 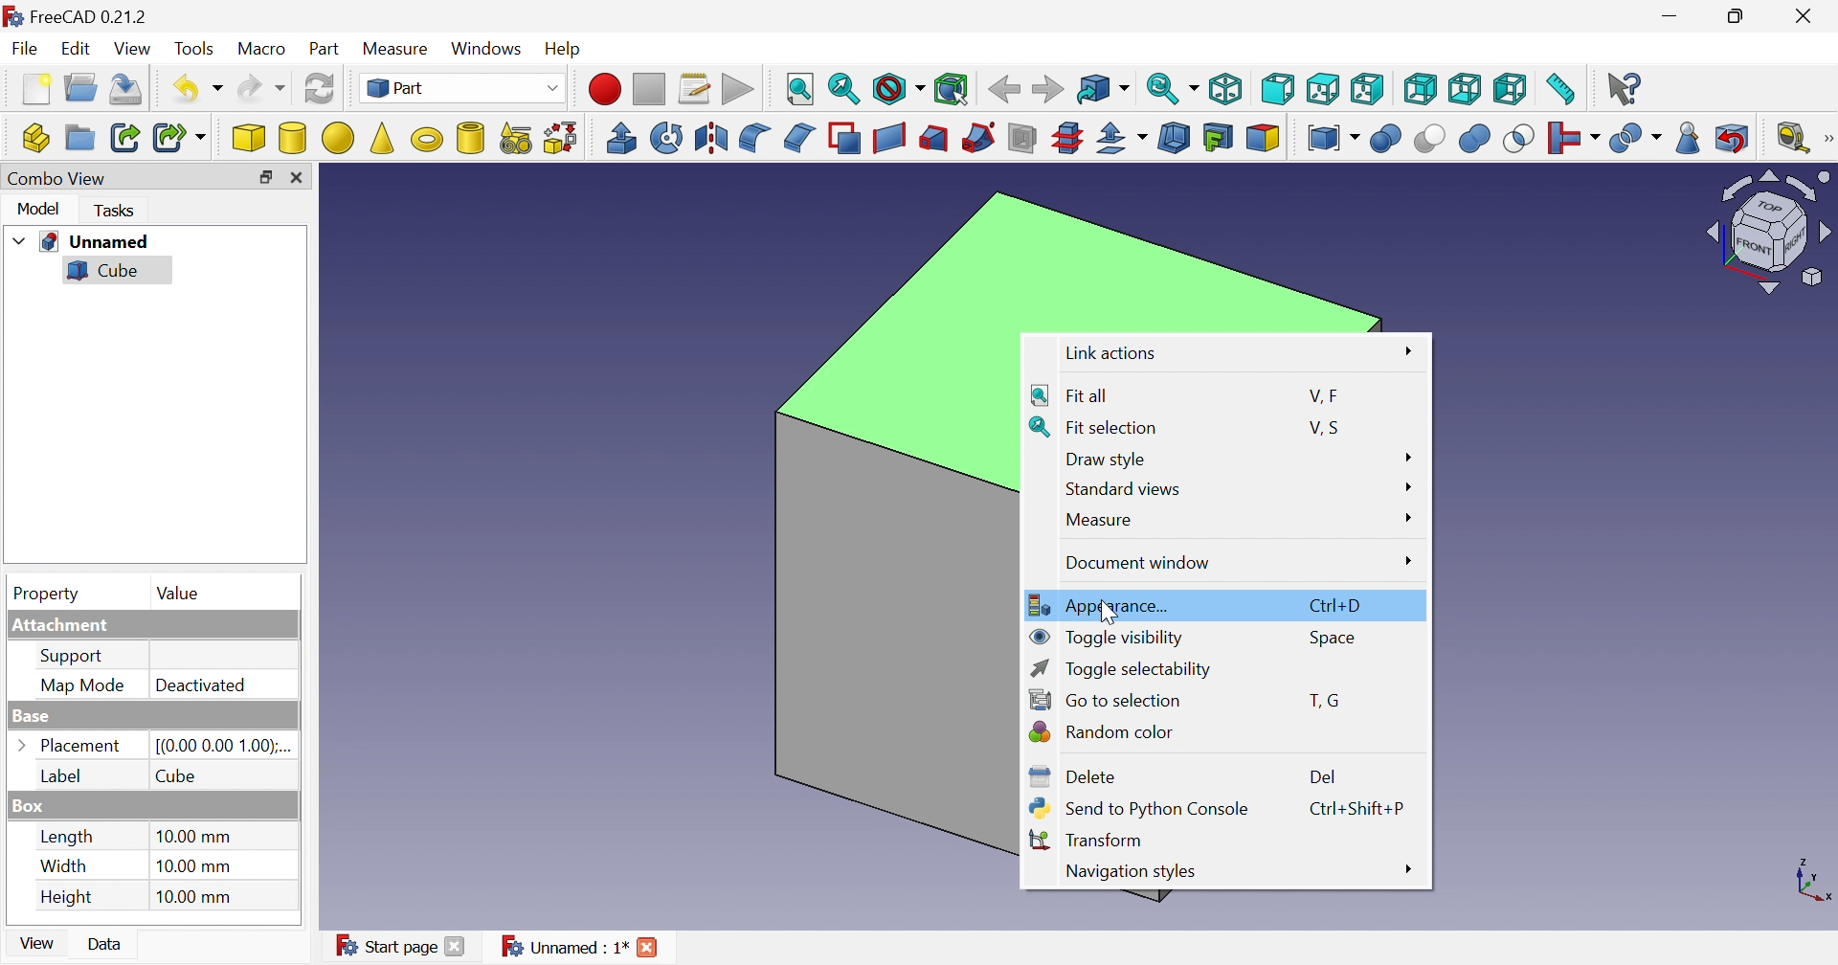 I want to click on Save, so click(x=131, y=89).